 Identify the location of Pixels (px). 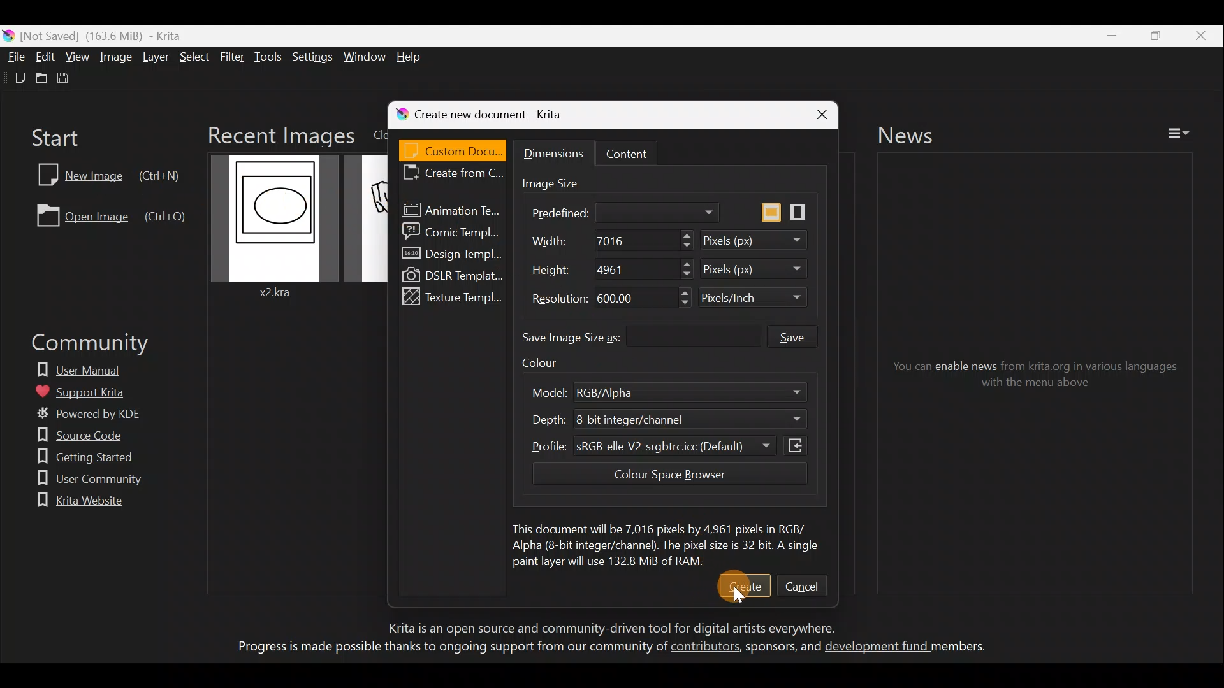
(761, 240).